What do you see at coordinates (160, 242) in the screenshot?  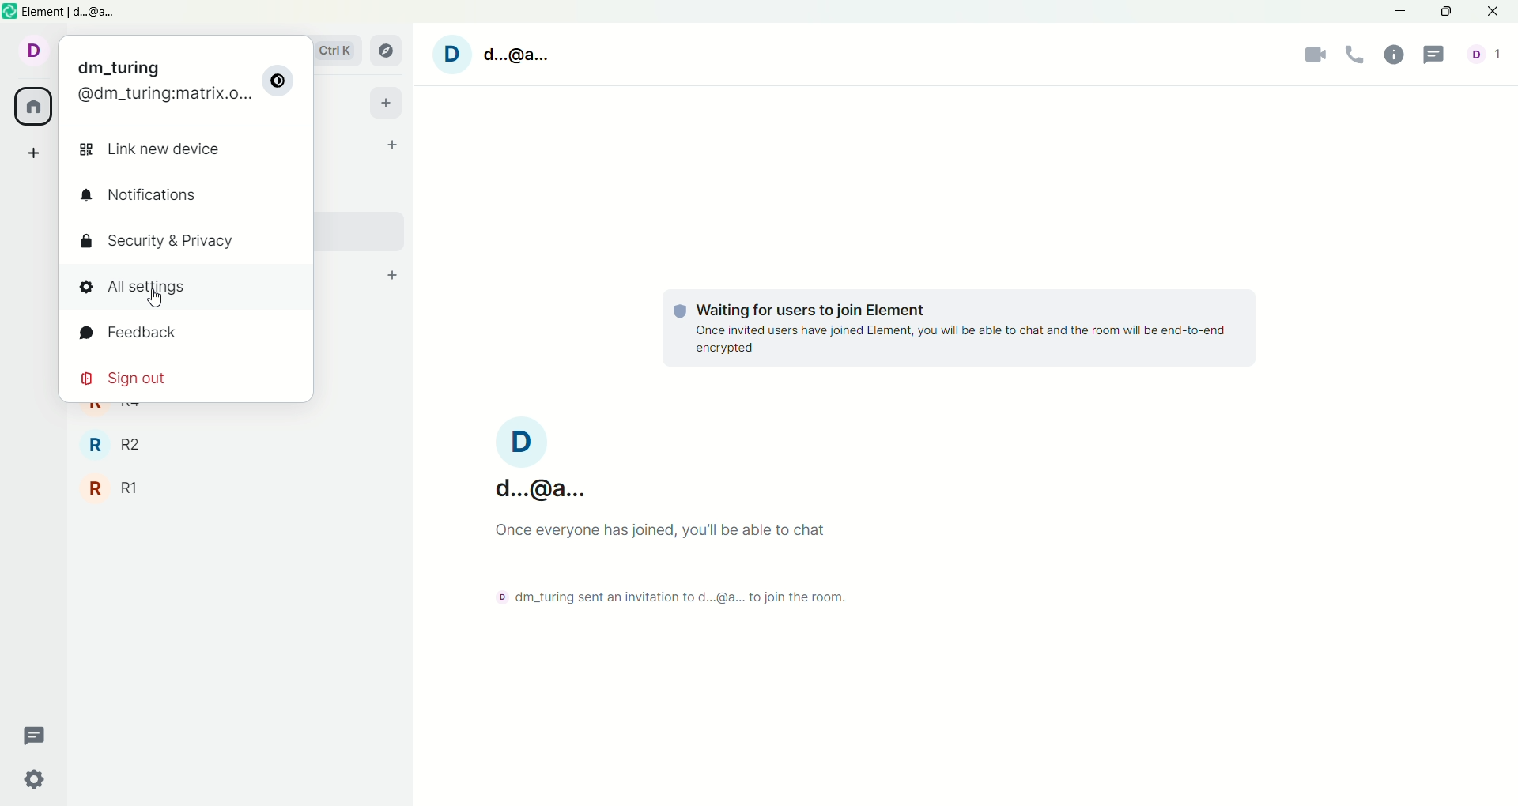 I see `security and privacy` at bounding box center [160, 242].